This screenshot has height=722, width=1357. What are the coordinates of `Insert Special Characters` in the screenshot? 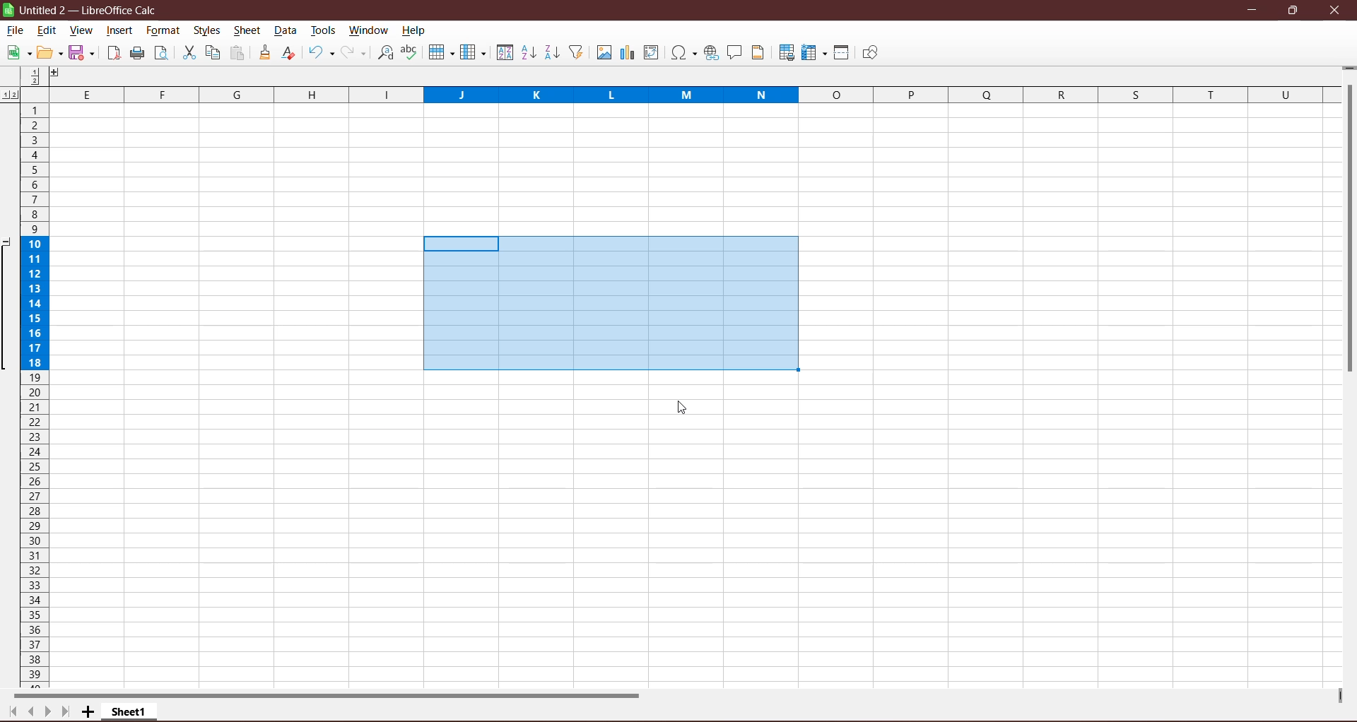 It's located at (683, 52).